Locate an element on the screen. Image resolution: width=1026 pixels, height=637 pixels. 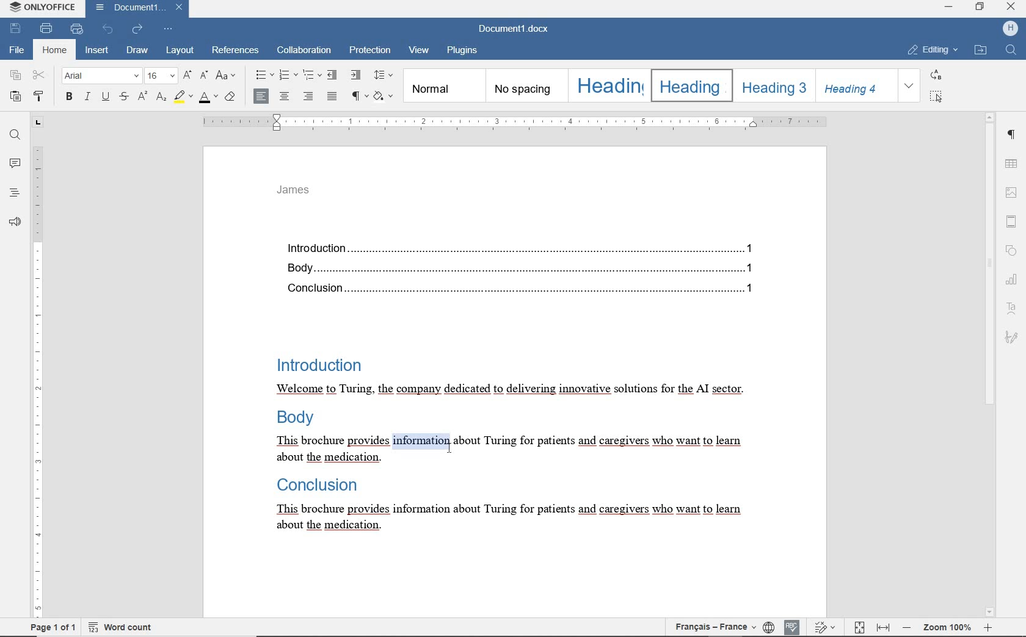
ZOOM 100% is located at coordinates (945, 627).